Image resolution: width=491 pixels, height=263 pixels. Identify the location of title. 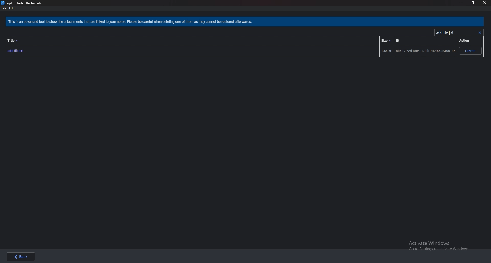
(14, 40).